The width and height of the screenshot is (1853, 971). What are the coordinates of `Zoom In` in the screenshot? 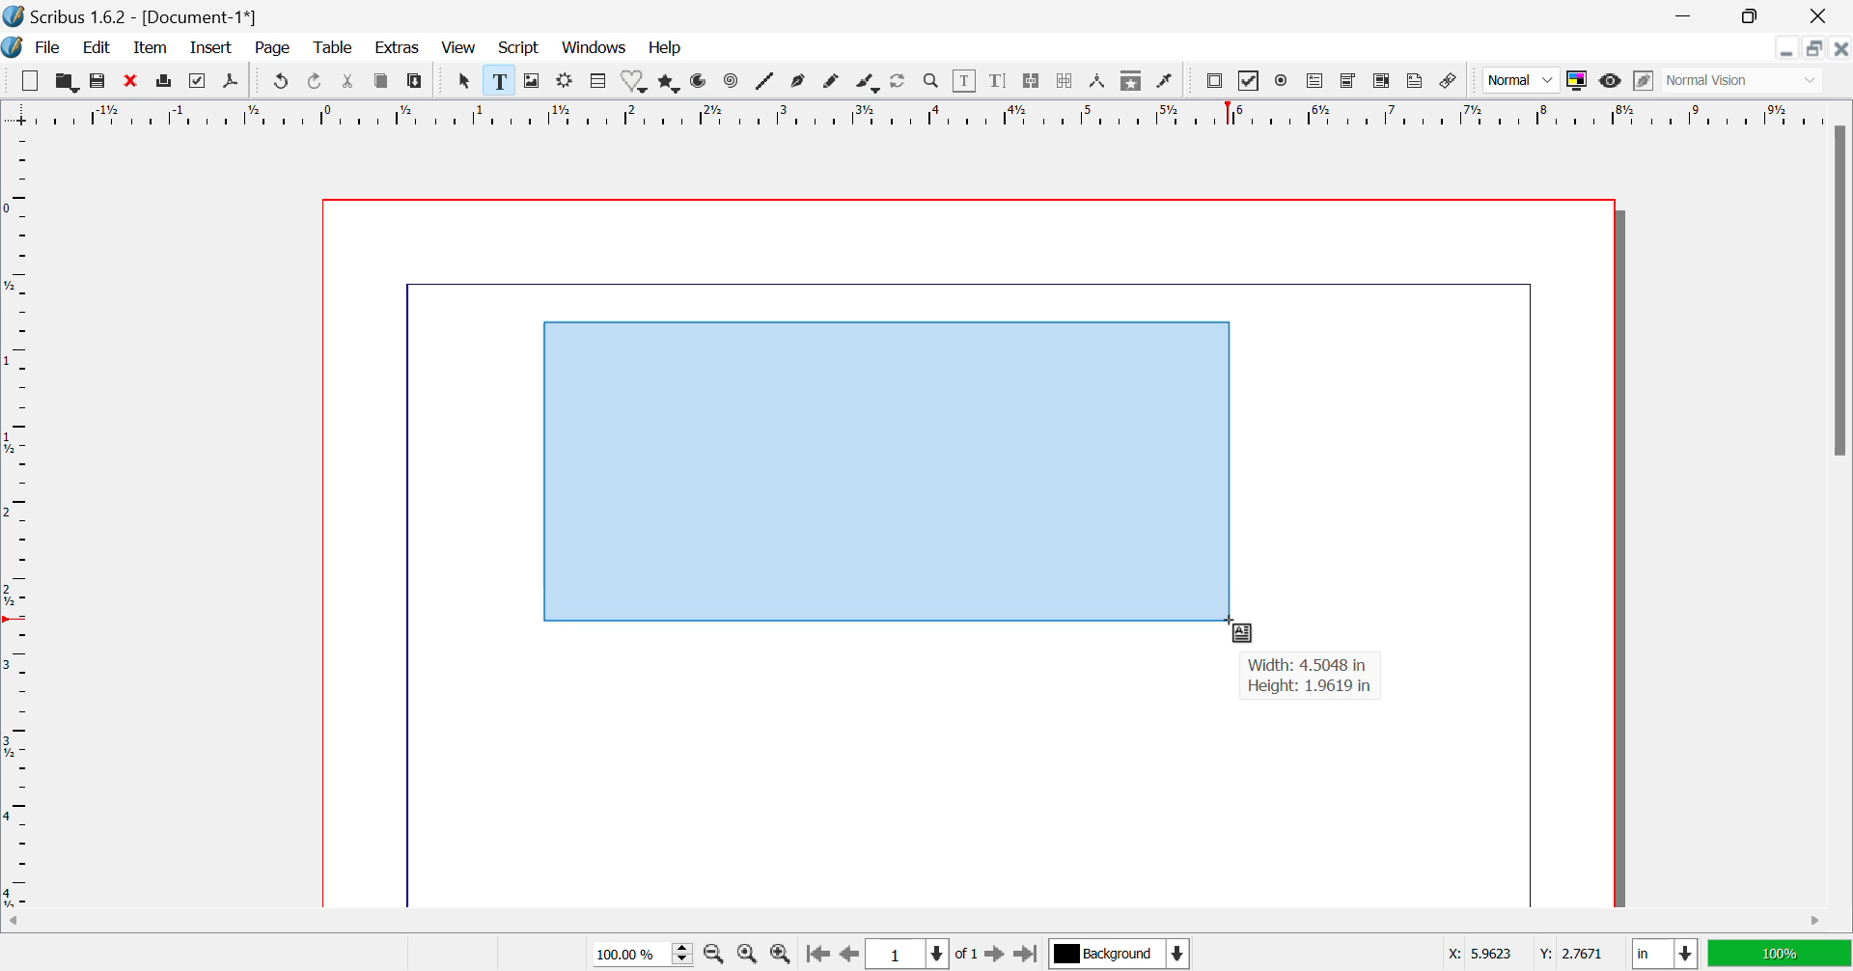 It's located at (780, 955).